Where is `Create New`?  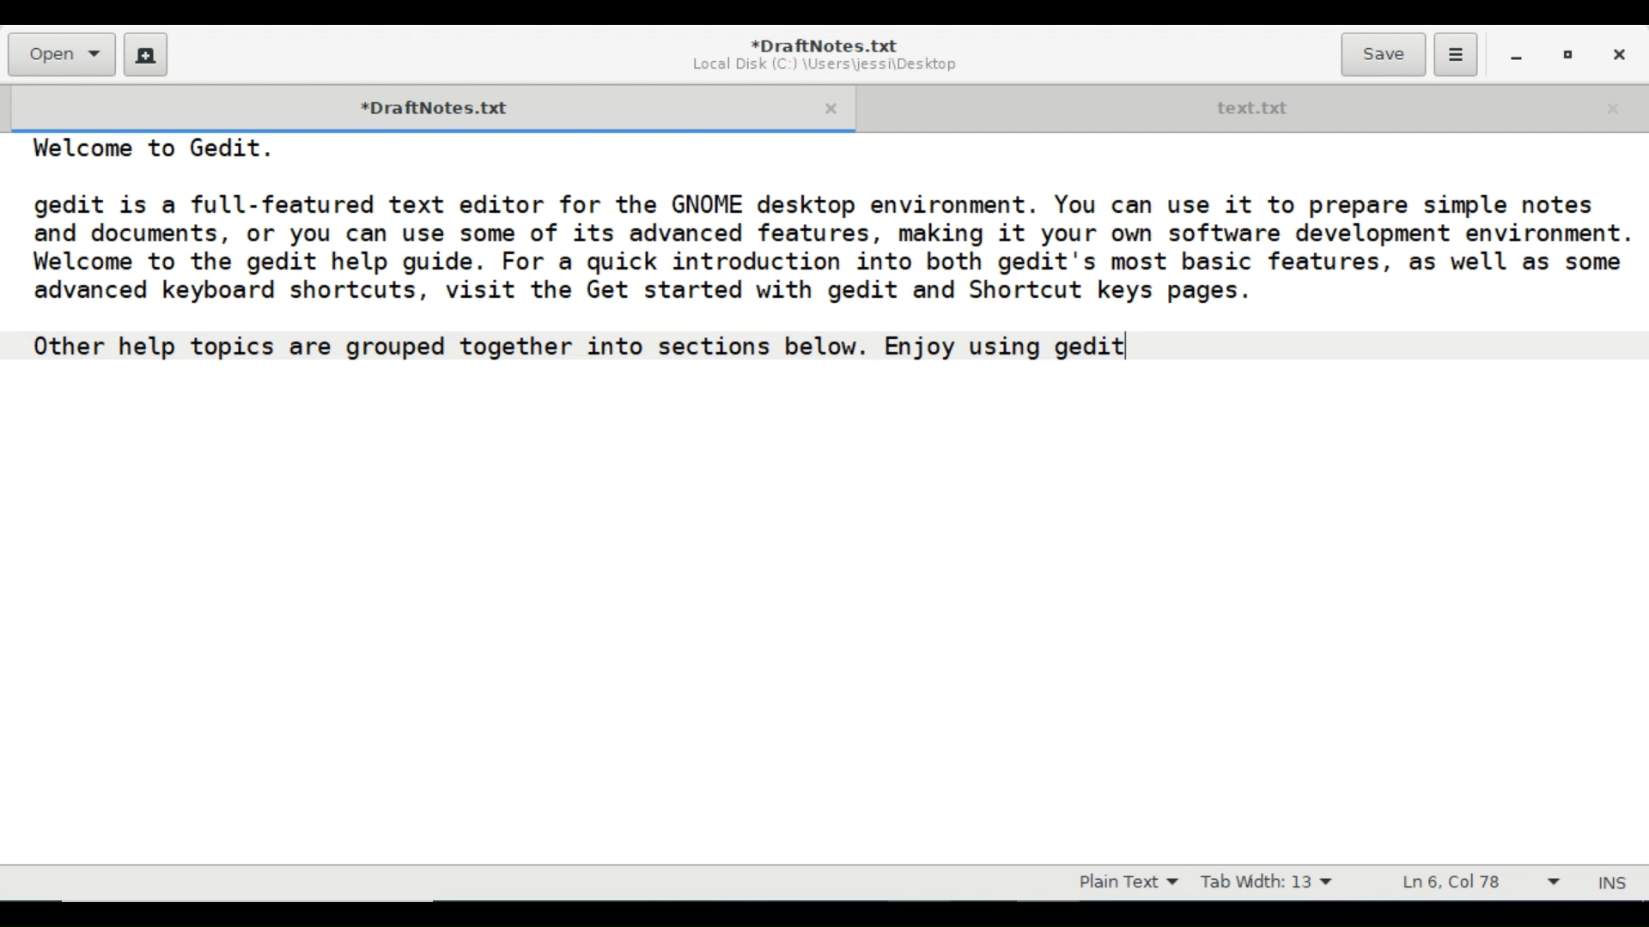
Create New is located at coordinates (146, 54).